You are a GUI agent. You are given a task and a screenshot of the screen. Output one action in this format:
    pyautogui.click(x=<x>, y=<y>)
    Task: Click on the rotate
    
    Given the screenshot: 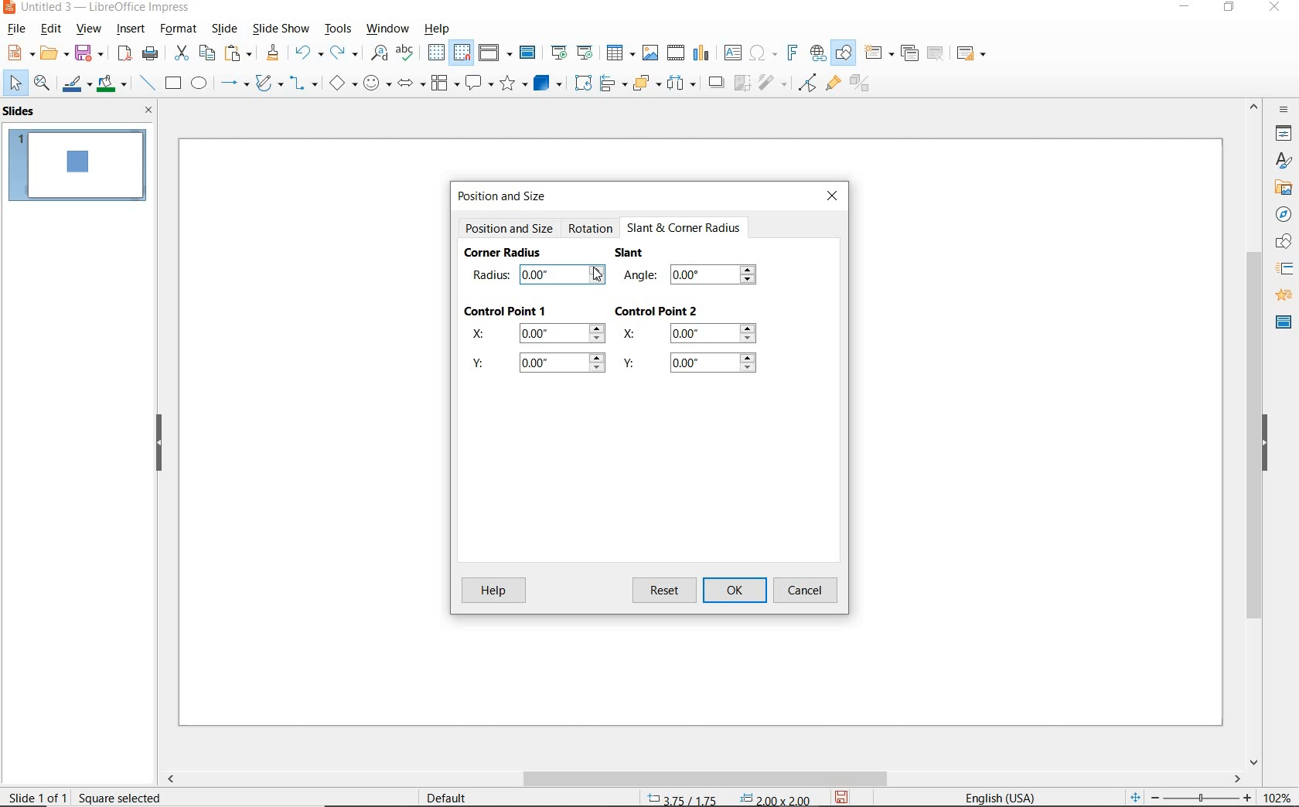 What is the action you would take?
    pyautogui.click(x=582, y=83)
    